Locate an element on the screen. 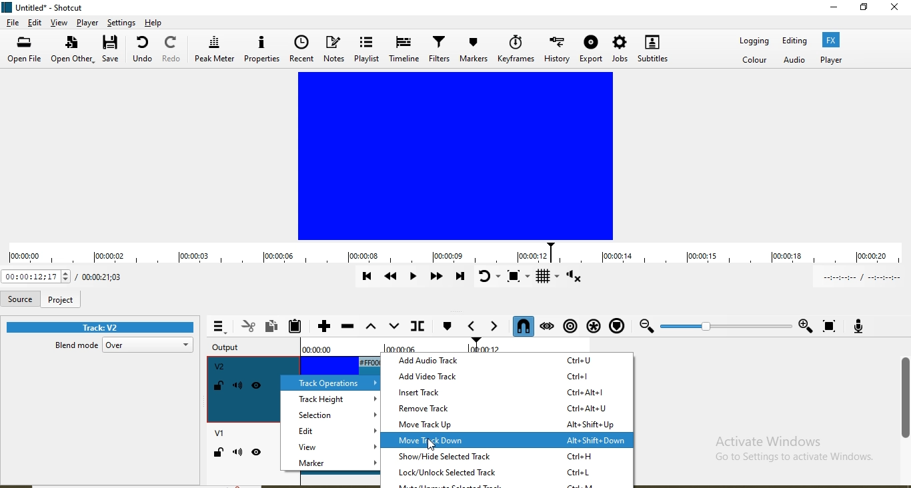 The image size is (911, 488). create/edit marker is located at coordinates (447, 327).